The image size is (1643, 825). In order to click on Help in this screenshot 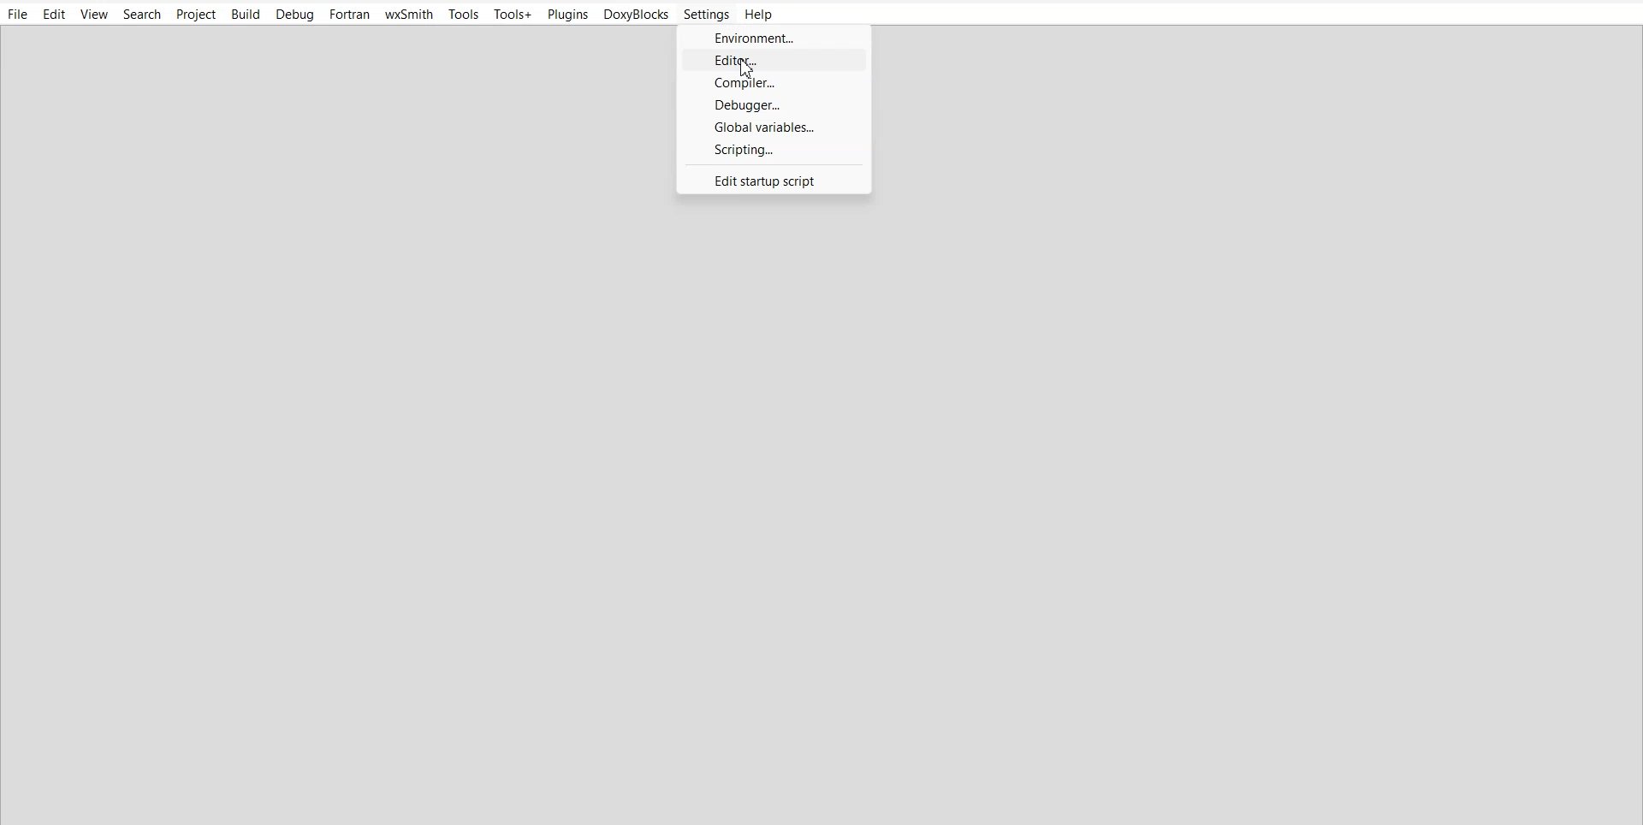, I will do `click(759, 15)`.